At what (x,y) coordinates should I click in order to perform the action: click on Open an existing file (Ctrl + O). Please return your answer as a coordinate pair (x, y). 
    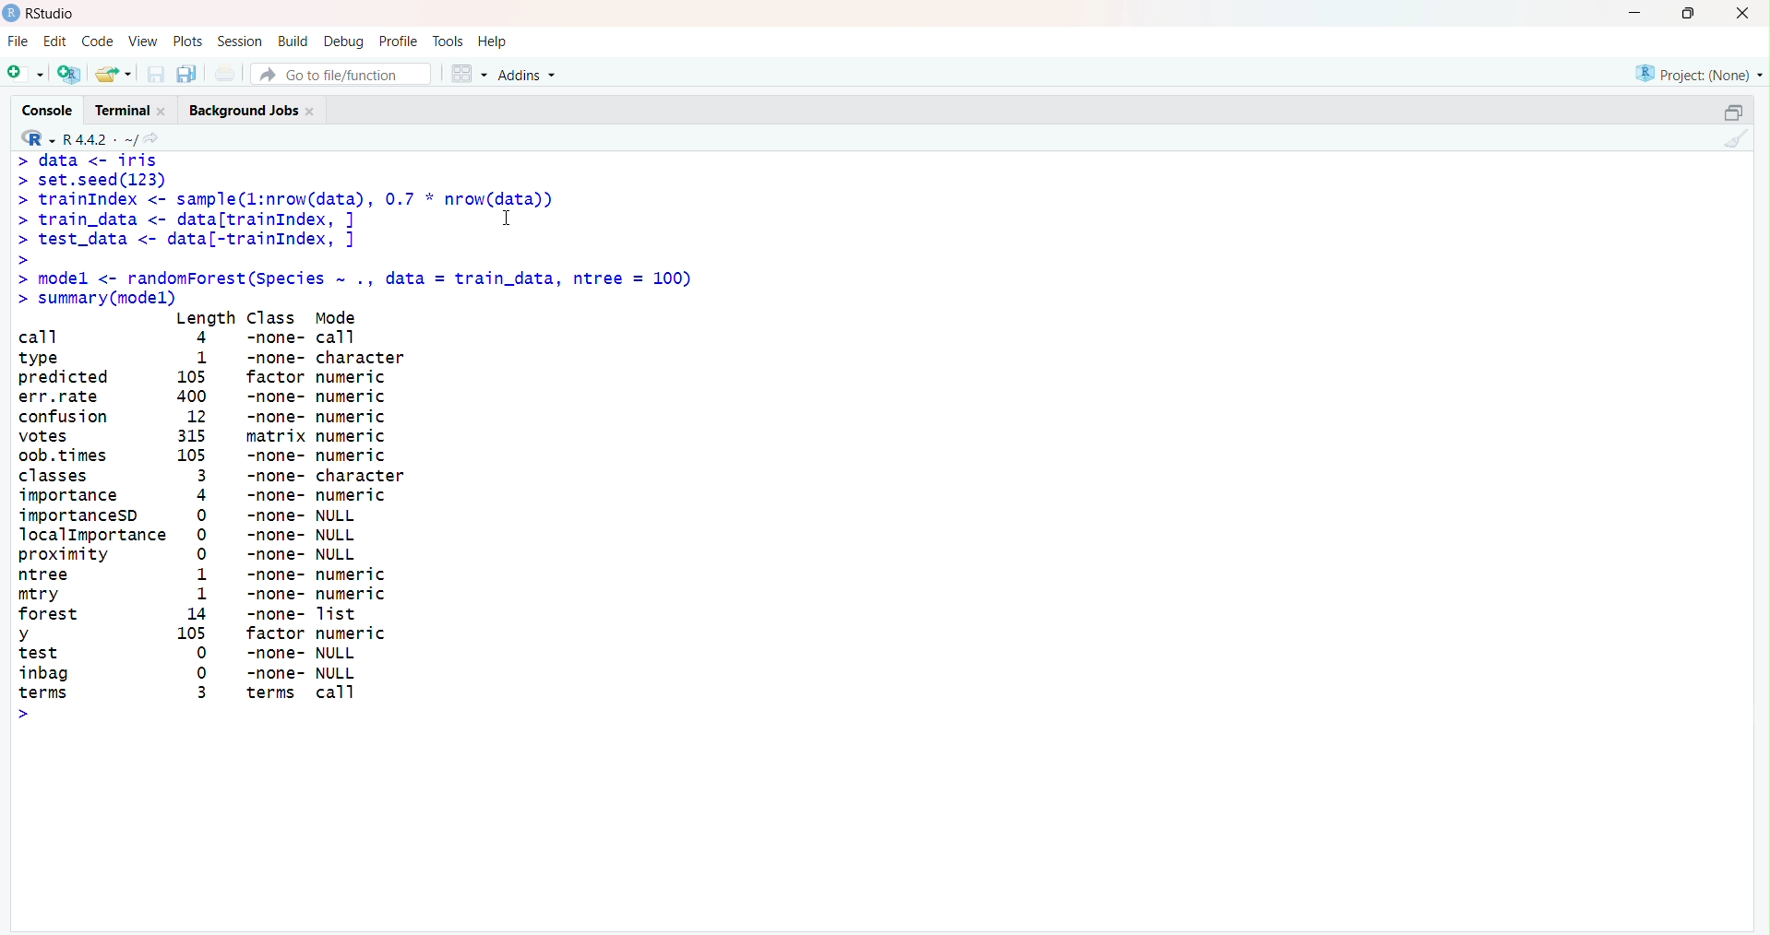
    Looking at the image, I should click on (115, 74).